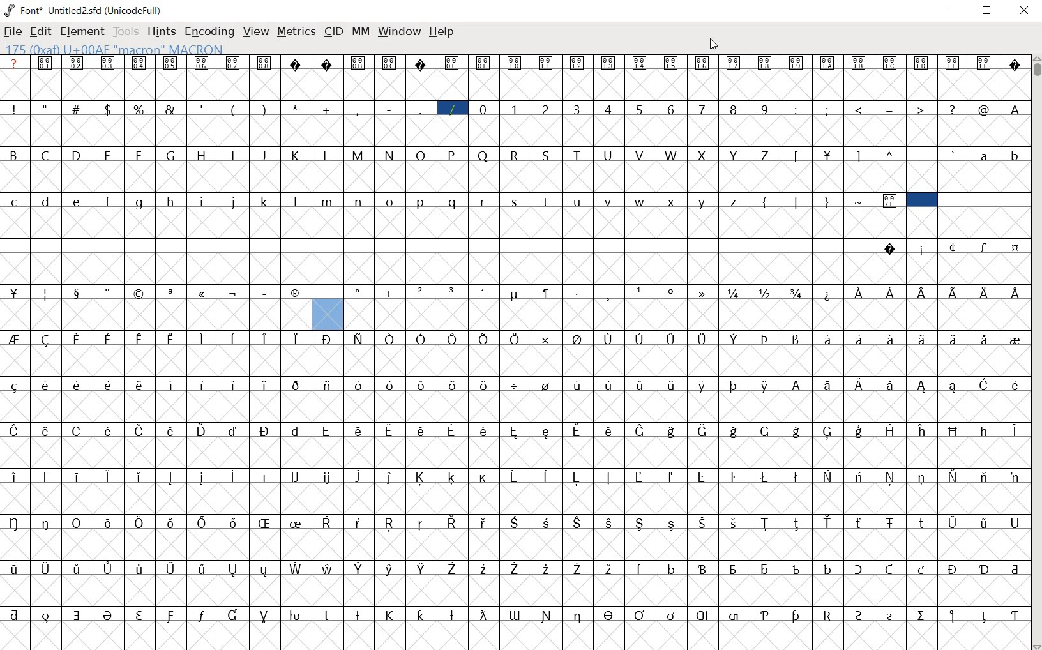  What do you see at coordinates (577, 430) in the screenshot?
I see `Symbol` at bounding box center [577, 430].